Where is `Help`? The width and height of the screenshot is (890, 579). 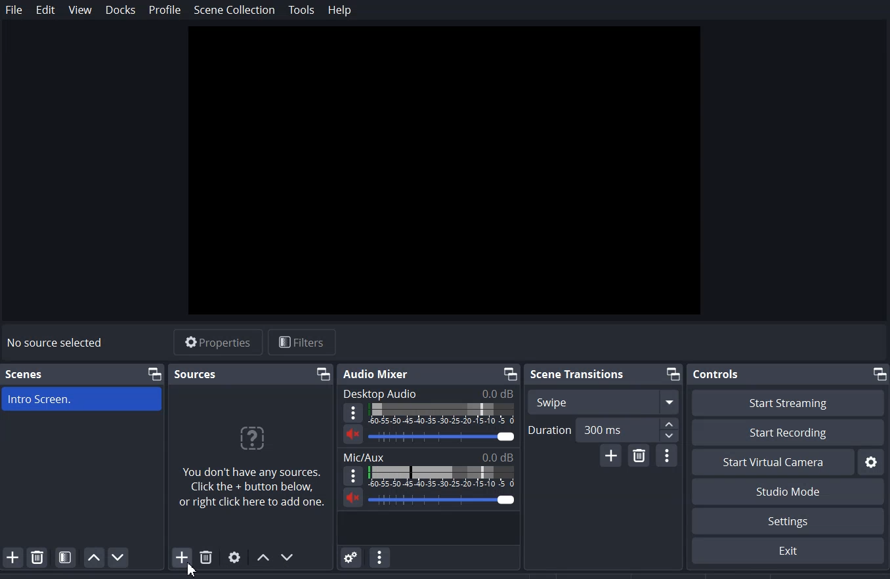
Help is located at coordinates (339, 11).